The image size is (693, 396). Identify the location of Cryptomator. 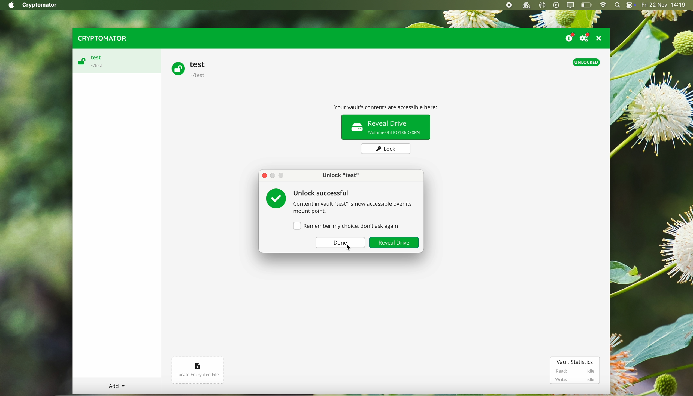
(40, 5).